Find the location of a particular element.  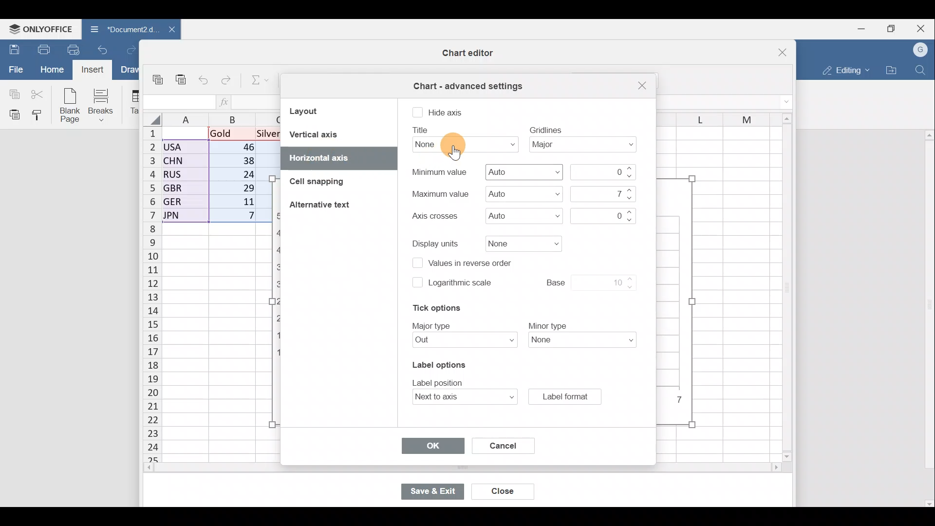

text is located at coordinates (546, 129).